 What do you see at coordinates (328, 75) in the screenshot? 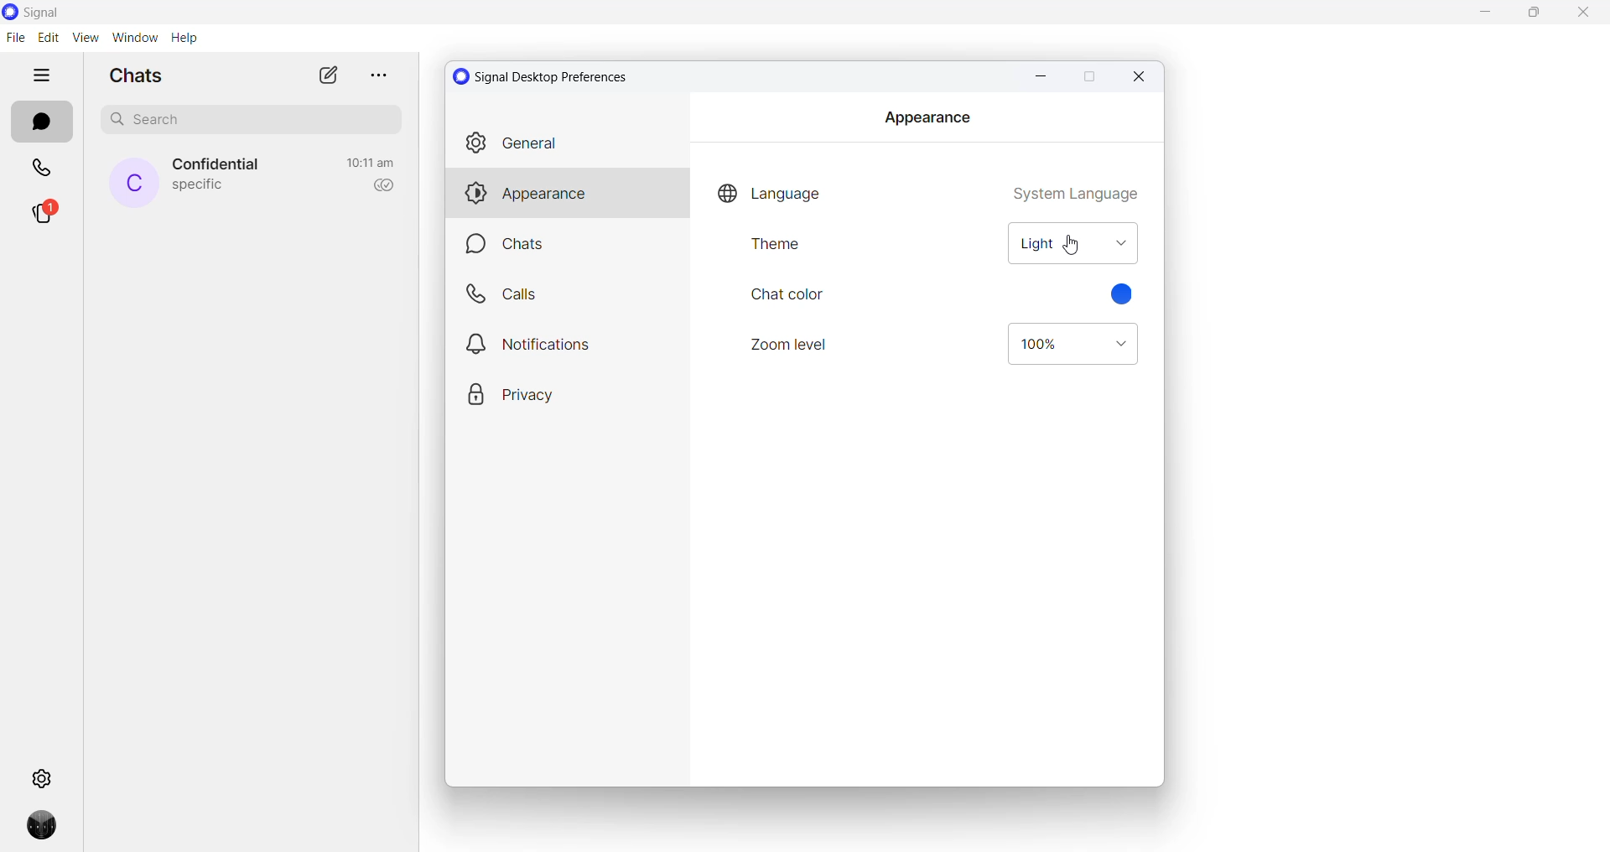
I see `new chat` at bounding box center [328, 75].